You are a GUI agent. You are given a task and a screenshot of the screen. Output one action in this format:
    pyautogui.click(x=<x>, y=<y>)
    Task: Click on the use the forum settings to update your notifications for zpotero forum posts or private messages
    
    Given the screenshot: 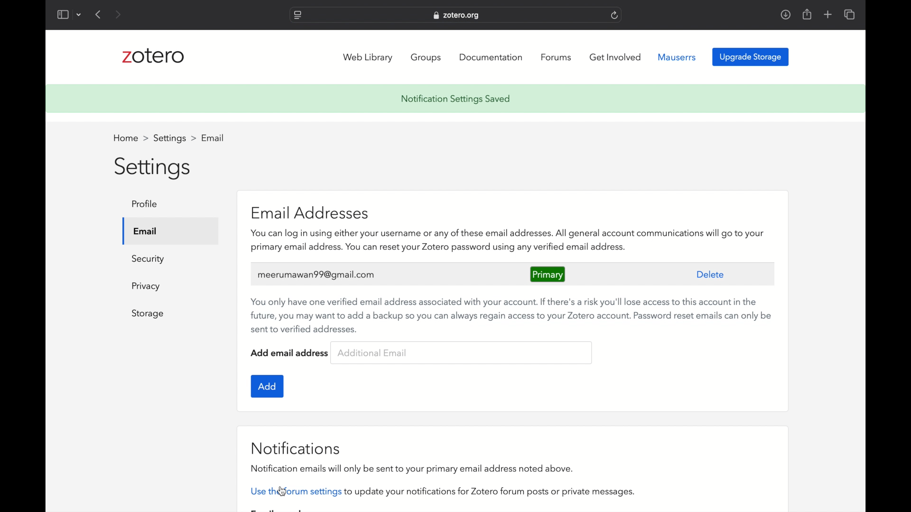 What is the action you would take?
    pyautogui.click(x=440, y=492)
    